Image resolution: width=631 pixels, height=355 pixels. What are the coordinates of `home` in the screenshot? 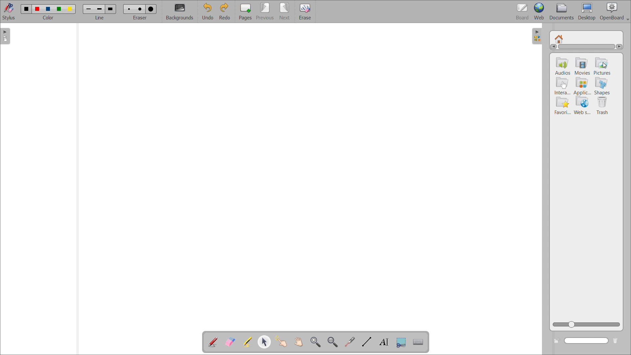 It's located at (559, 38).